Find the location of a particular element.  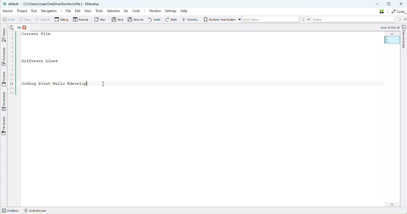

Settings is located at coordinates (171, 11).